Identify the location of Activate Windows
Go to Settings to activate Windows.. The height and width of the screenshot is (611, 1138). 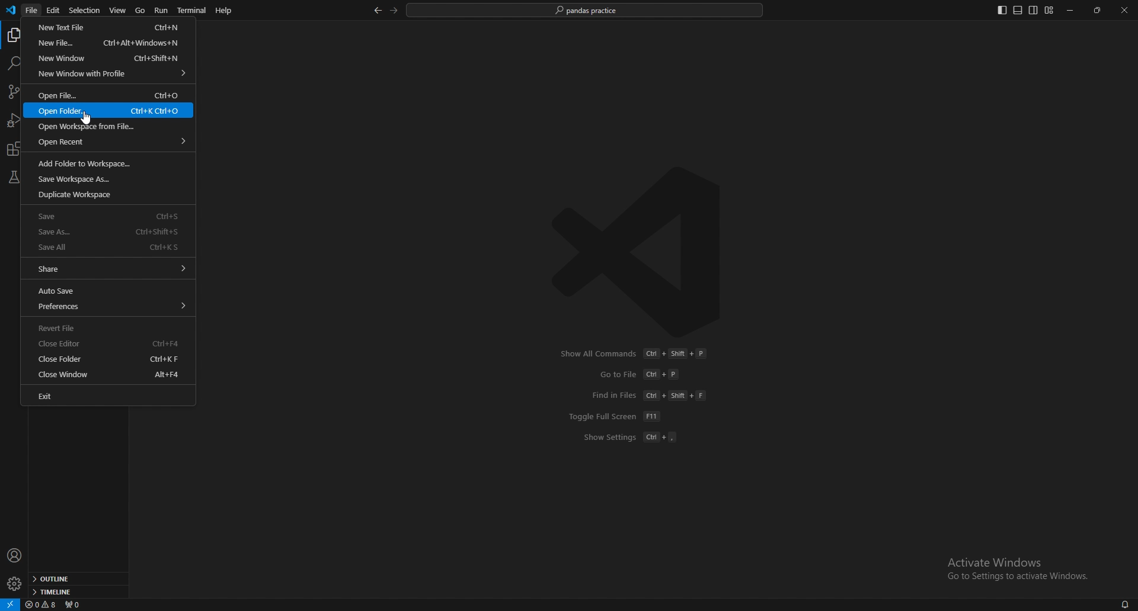
(1014, 568).